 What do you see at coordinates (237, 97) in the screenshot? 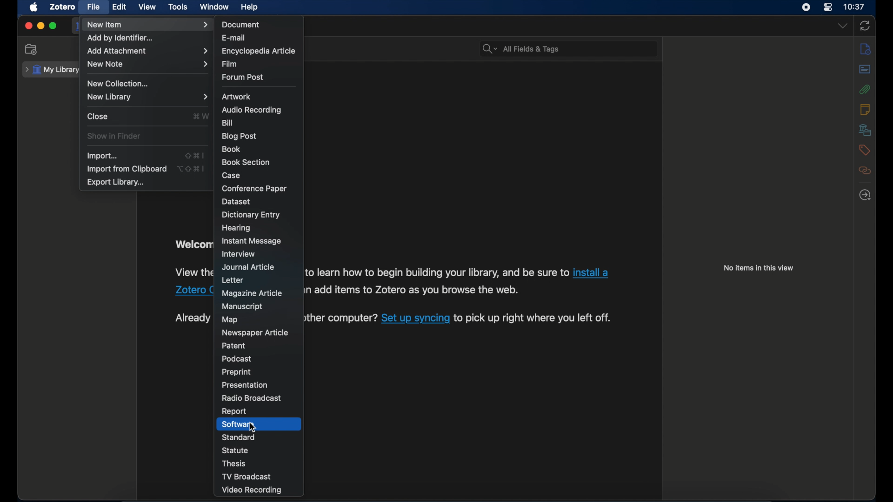
I see `artwork` at bounding box center [237, 97].